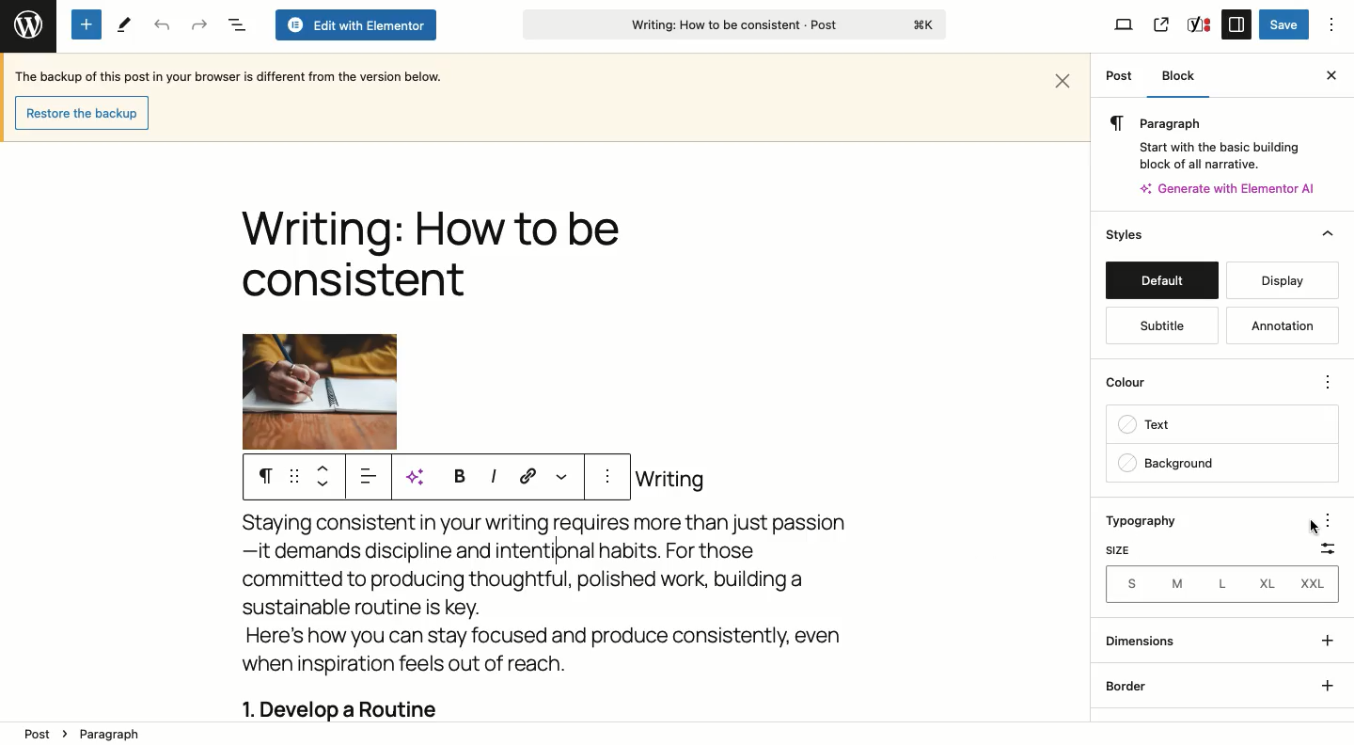 The image size is (1354, 745). What do you see at coordinates (1186, 76) in the screenshot?
I see `Block` at bounding box center [1186, 76].